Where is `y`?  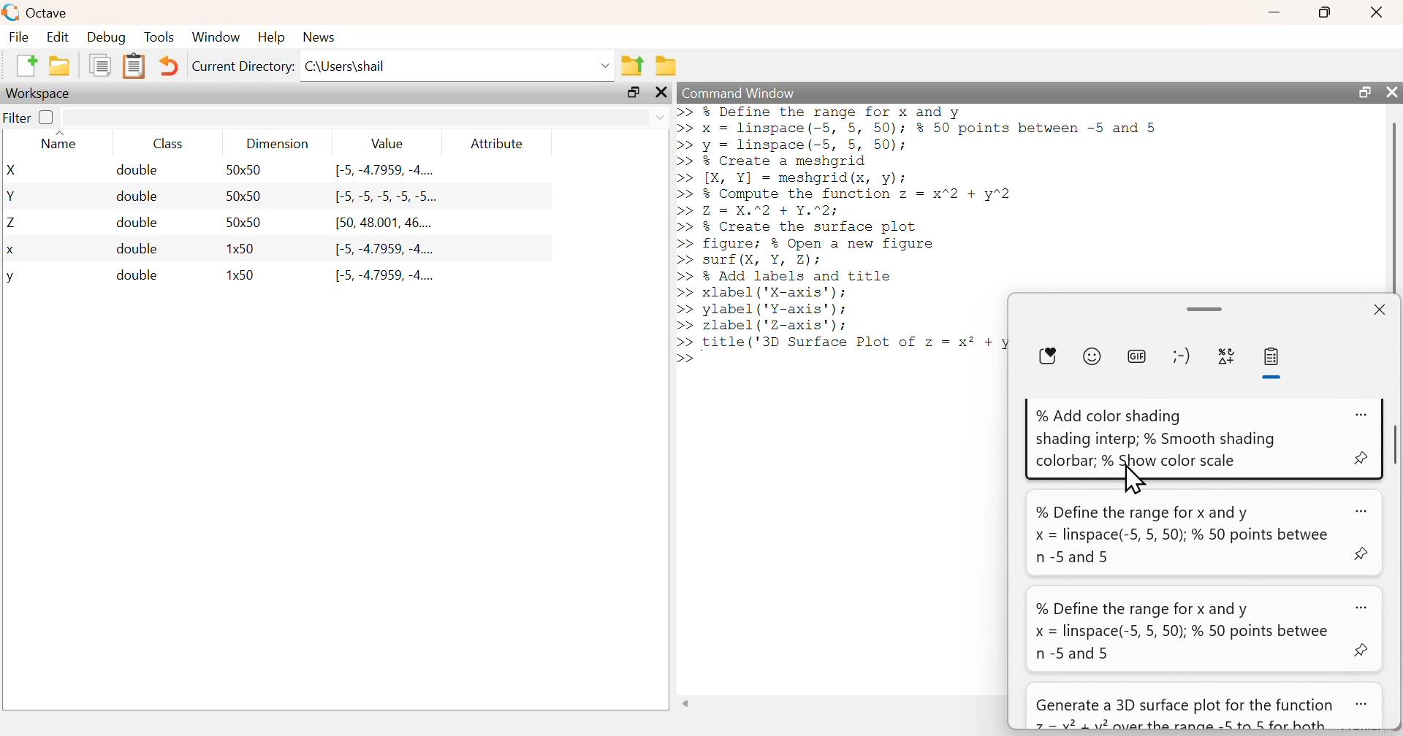 y is located at coordinates (10, 278).